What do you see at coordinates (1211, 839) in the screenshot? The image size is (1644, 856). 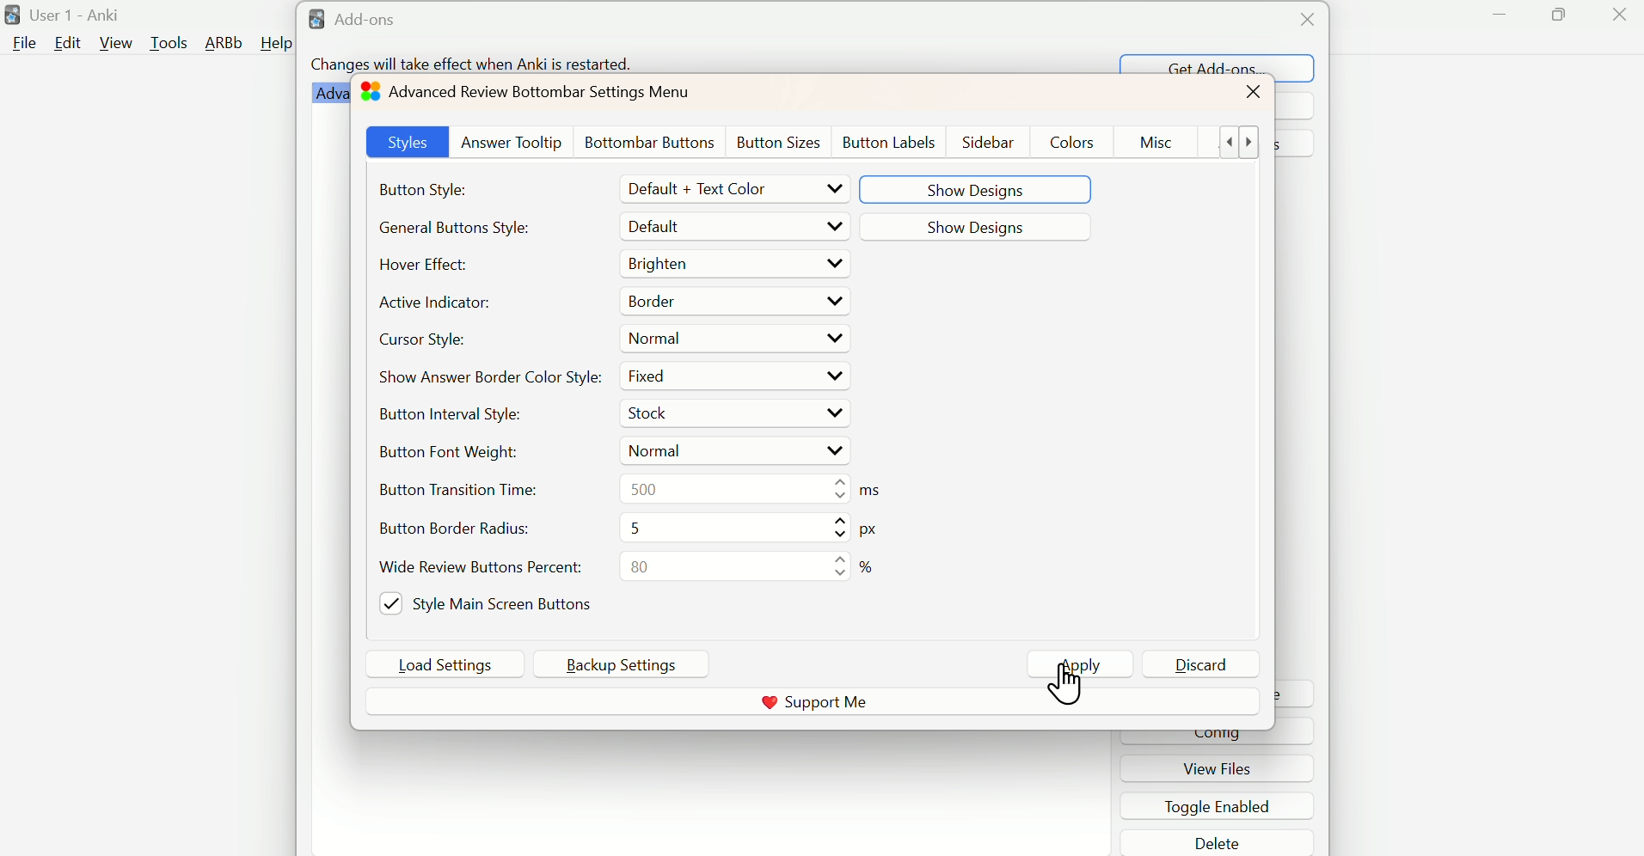 I see `delete` at bounding box center [1211, 839].